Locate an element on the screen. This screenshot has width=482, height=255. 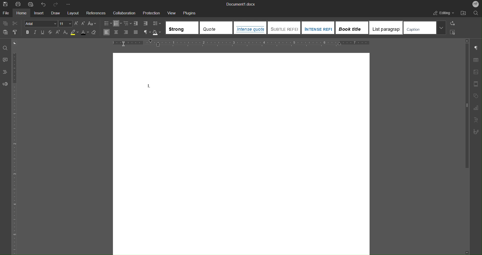
Copy Style is located at coordinates (16, 33).